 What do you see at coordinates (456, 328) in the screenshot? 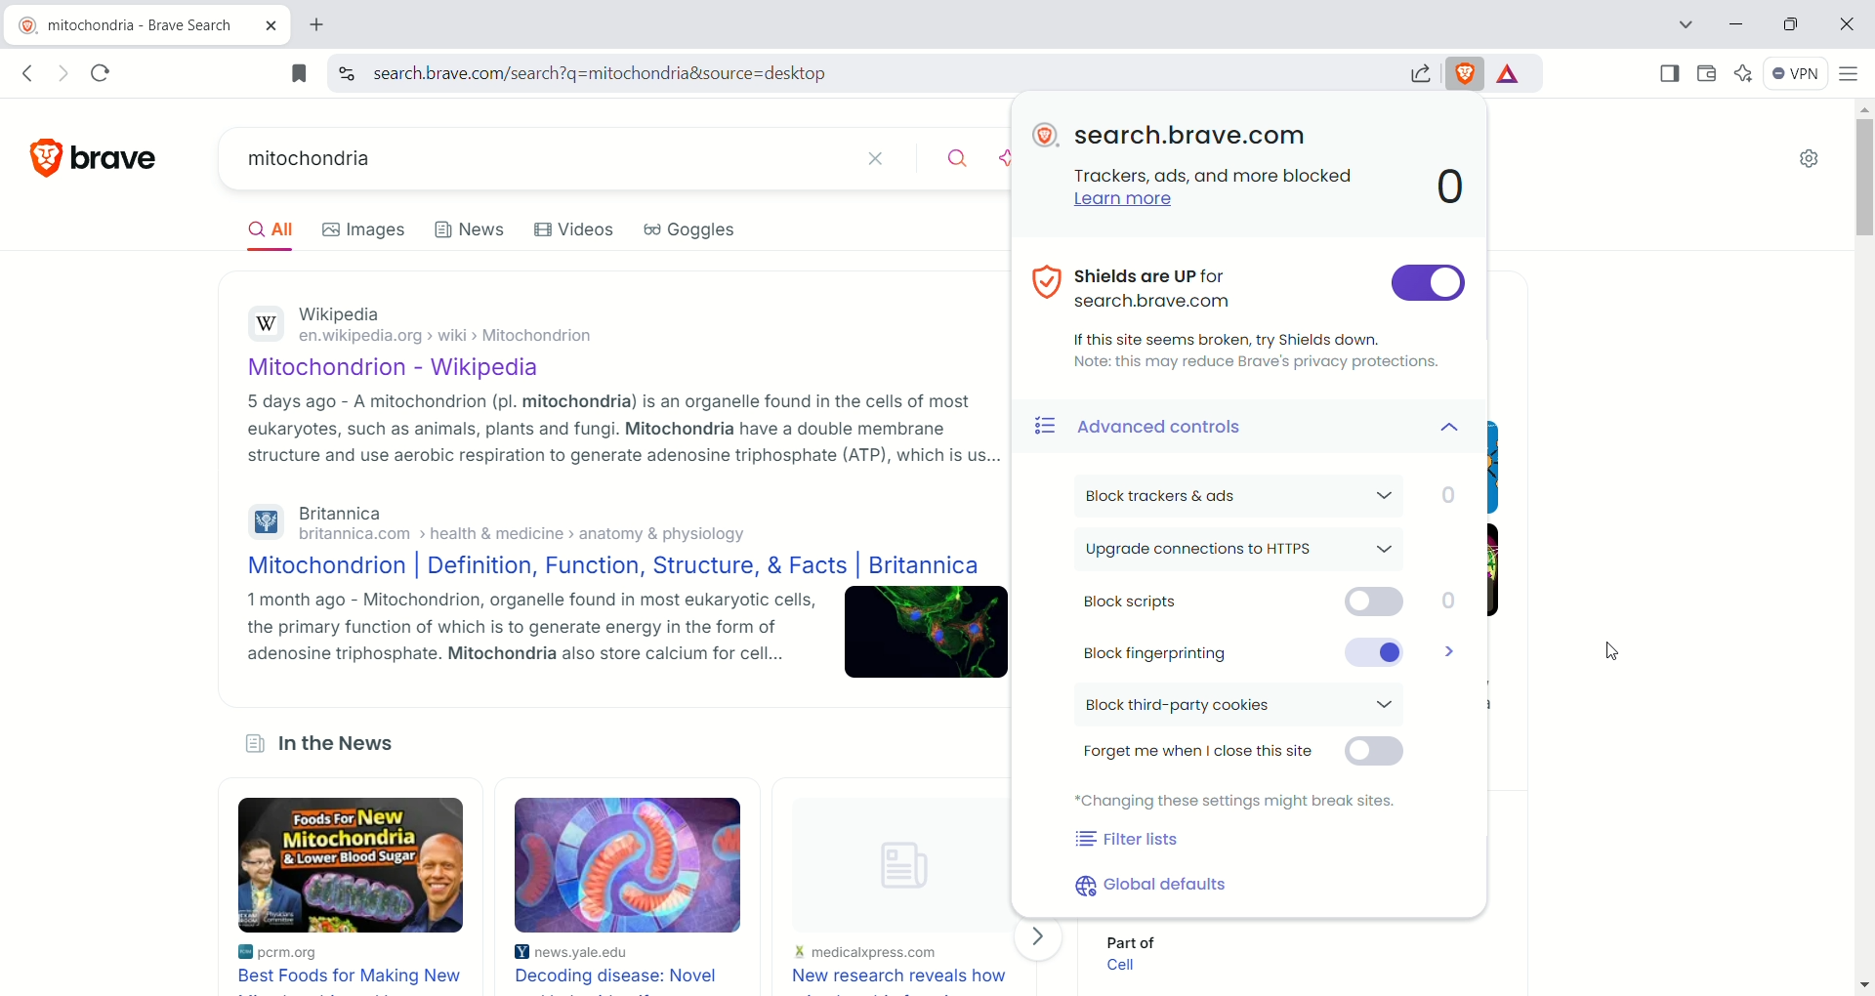
I see `Ww Wikipedia
en.wikipedia.org > wiki > Mitochondrion` at bounding box center [456, 328].